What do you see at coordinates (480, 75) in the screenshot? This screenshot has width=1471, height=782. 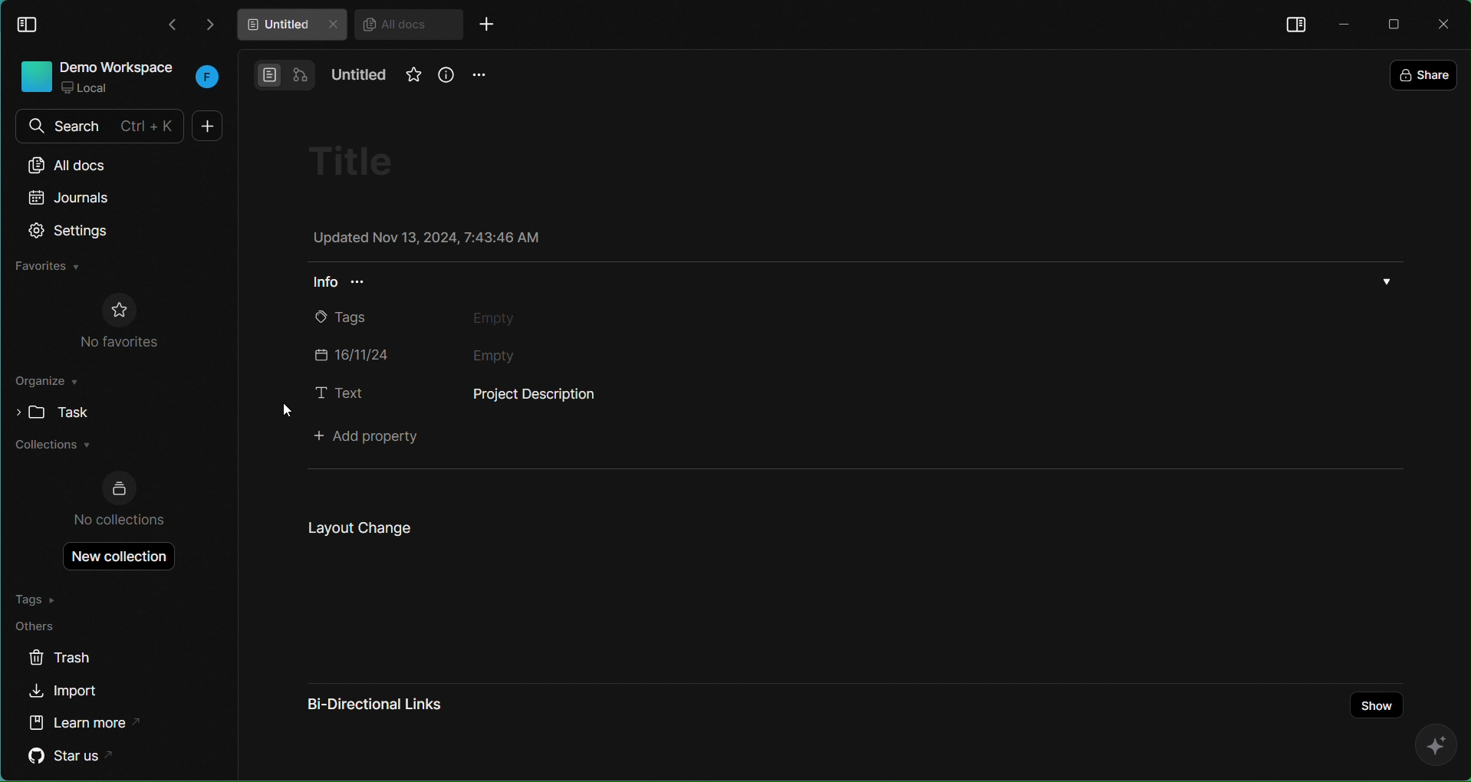 I see `menu` at bounding box center [480, 75].